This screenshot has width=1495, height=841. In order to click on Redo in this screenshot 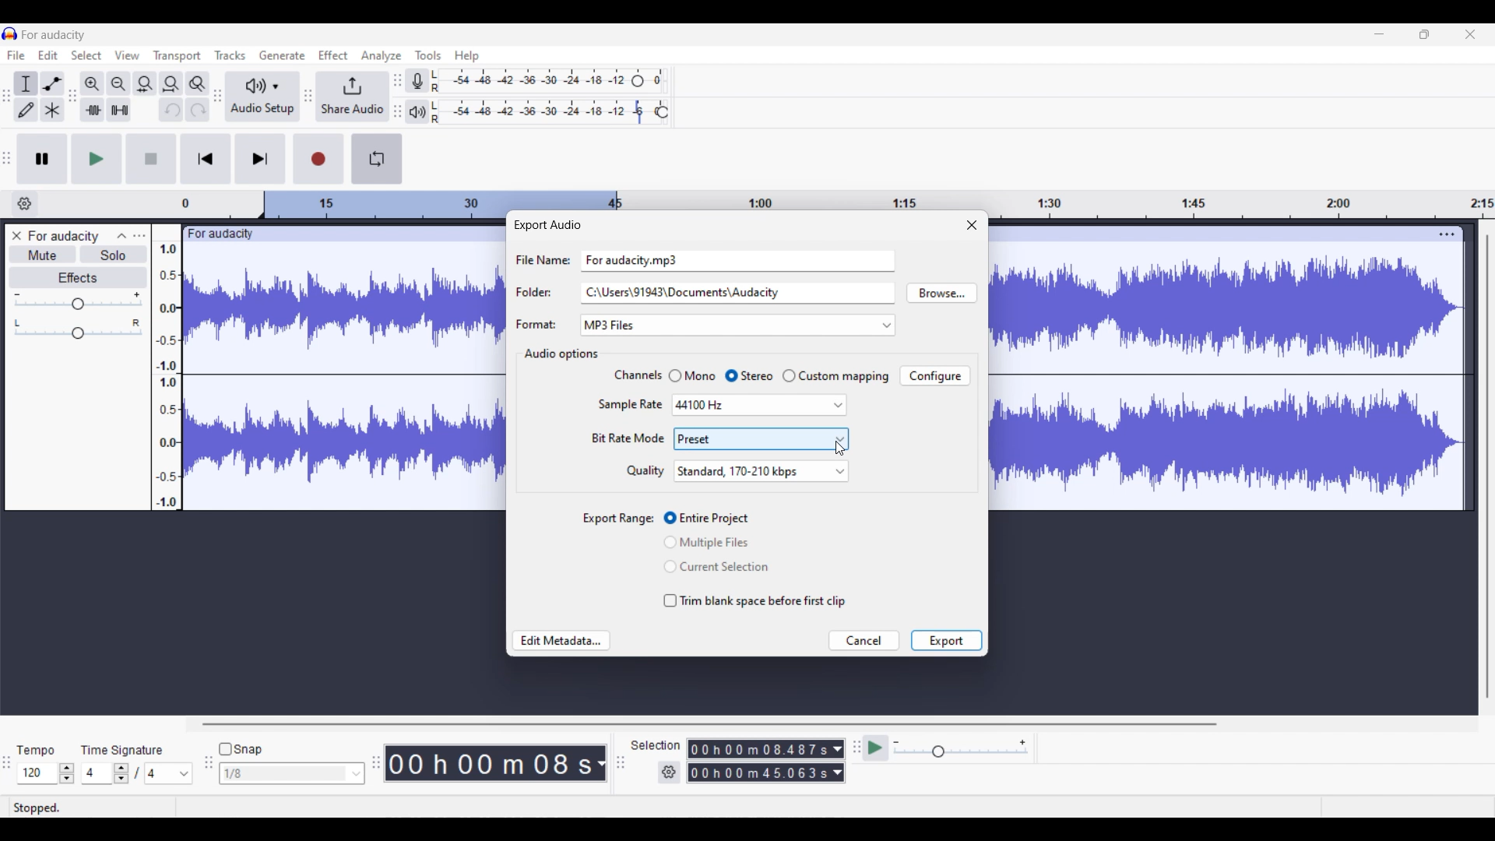, I will do `click(198, 109)`.